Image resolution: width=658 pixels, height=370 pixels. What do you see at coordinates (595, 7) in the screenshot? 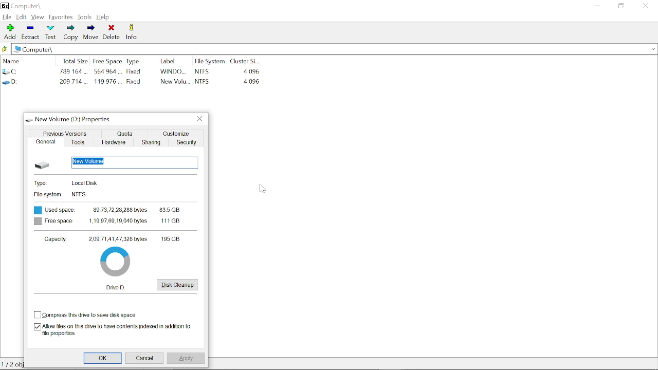
I see `minimize` at bounding box center [595, 7].